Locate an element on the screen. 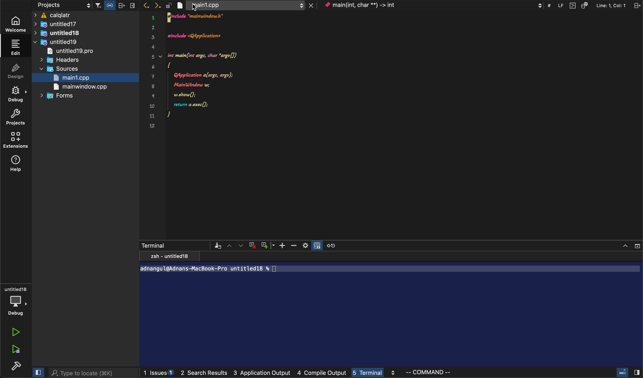 The width and height of the screenshot is (643, 378). issues is located at coordinates (157, 374).